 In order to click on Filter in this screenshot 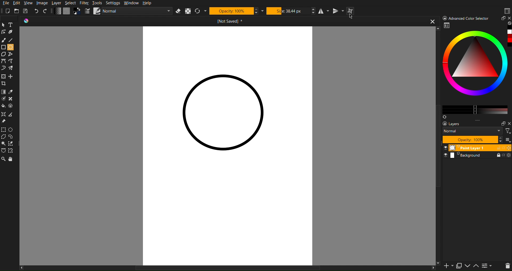, I will do `click(85, 3)`.